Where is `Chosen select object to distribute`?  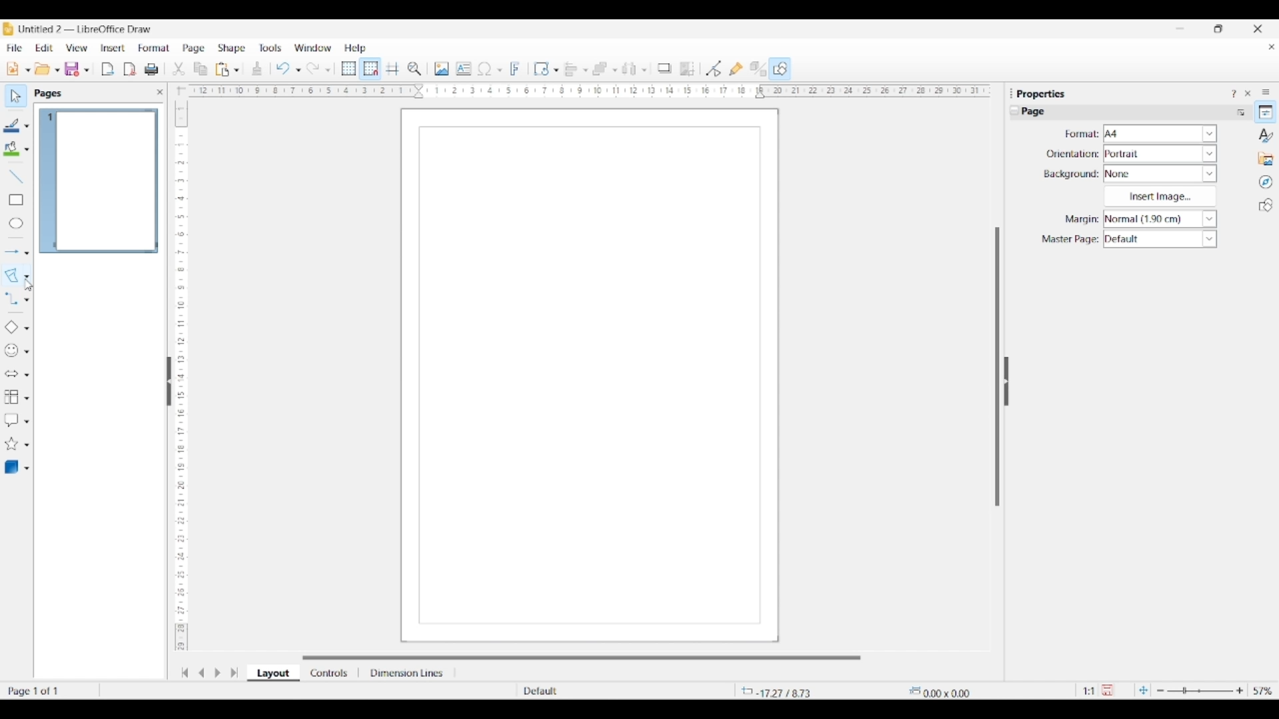
Chosen select object to distribute is located at coordinates (630, 69).